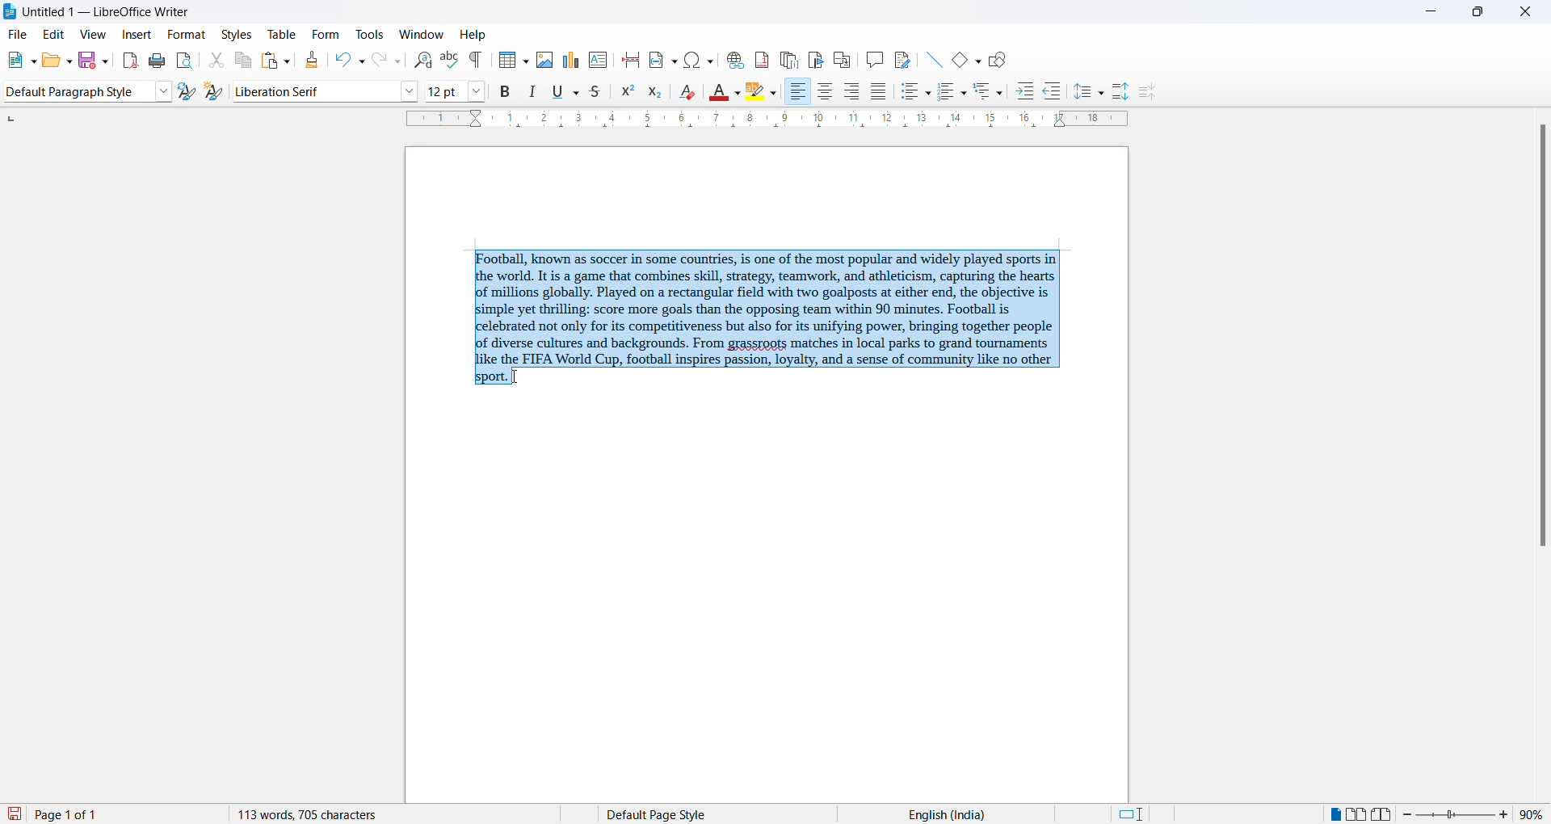  I want to click on insert charts, so click(570, 59).